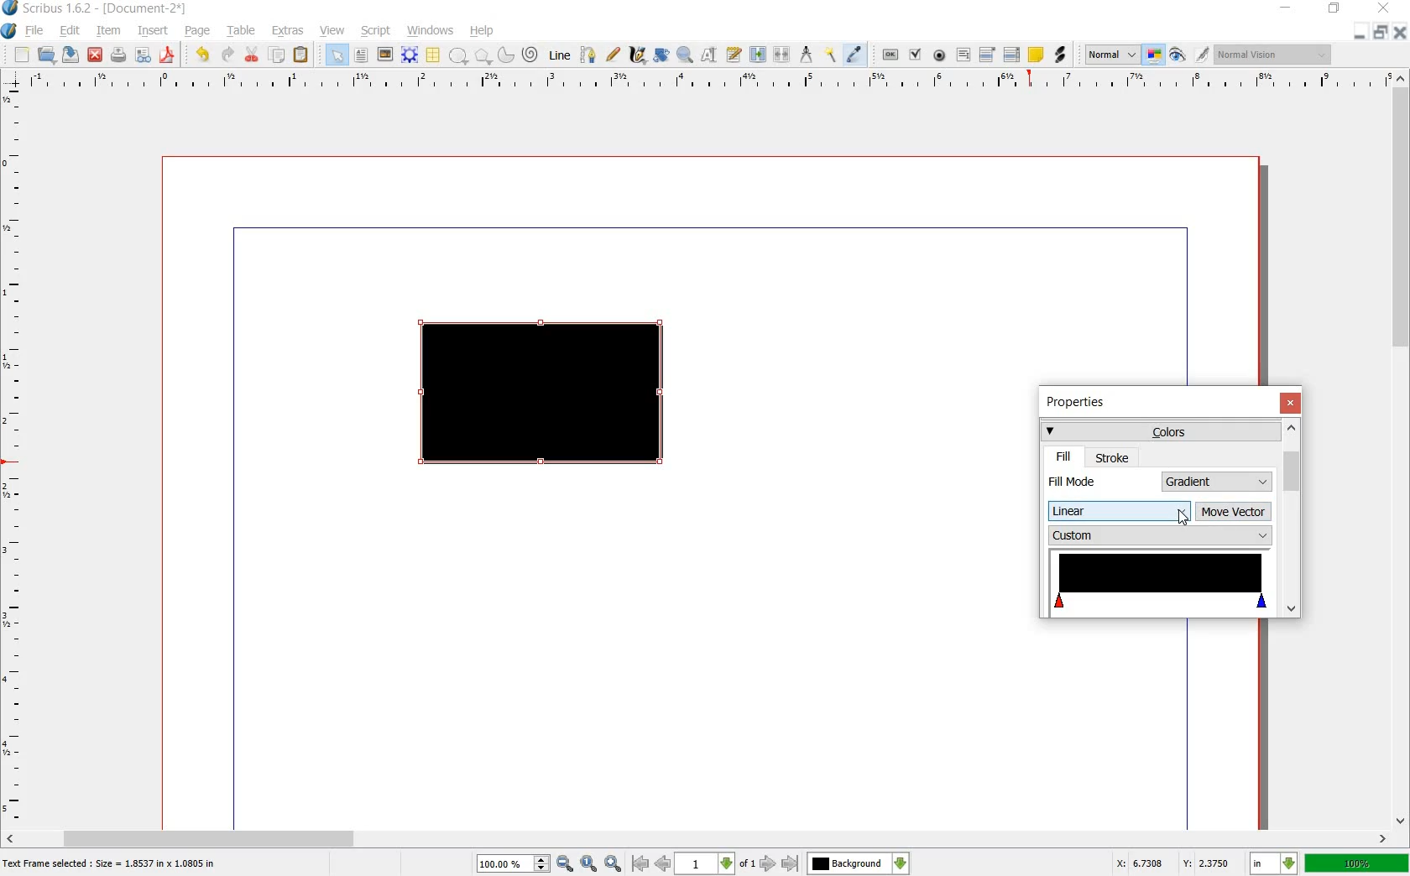 The image size is (1410, 876). I want to click on calligraphic line, so click(637, 54).